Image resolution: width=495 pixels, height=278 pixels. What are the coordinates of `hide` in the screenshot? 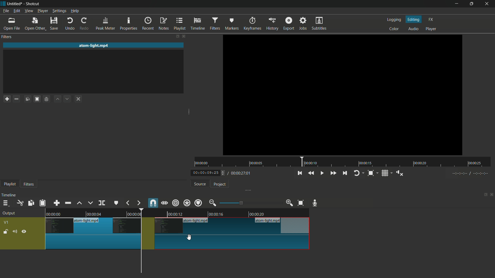 It's located at (24, 231).